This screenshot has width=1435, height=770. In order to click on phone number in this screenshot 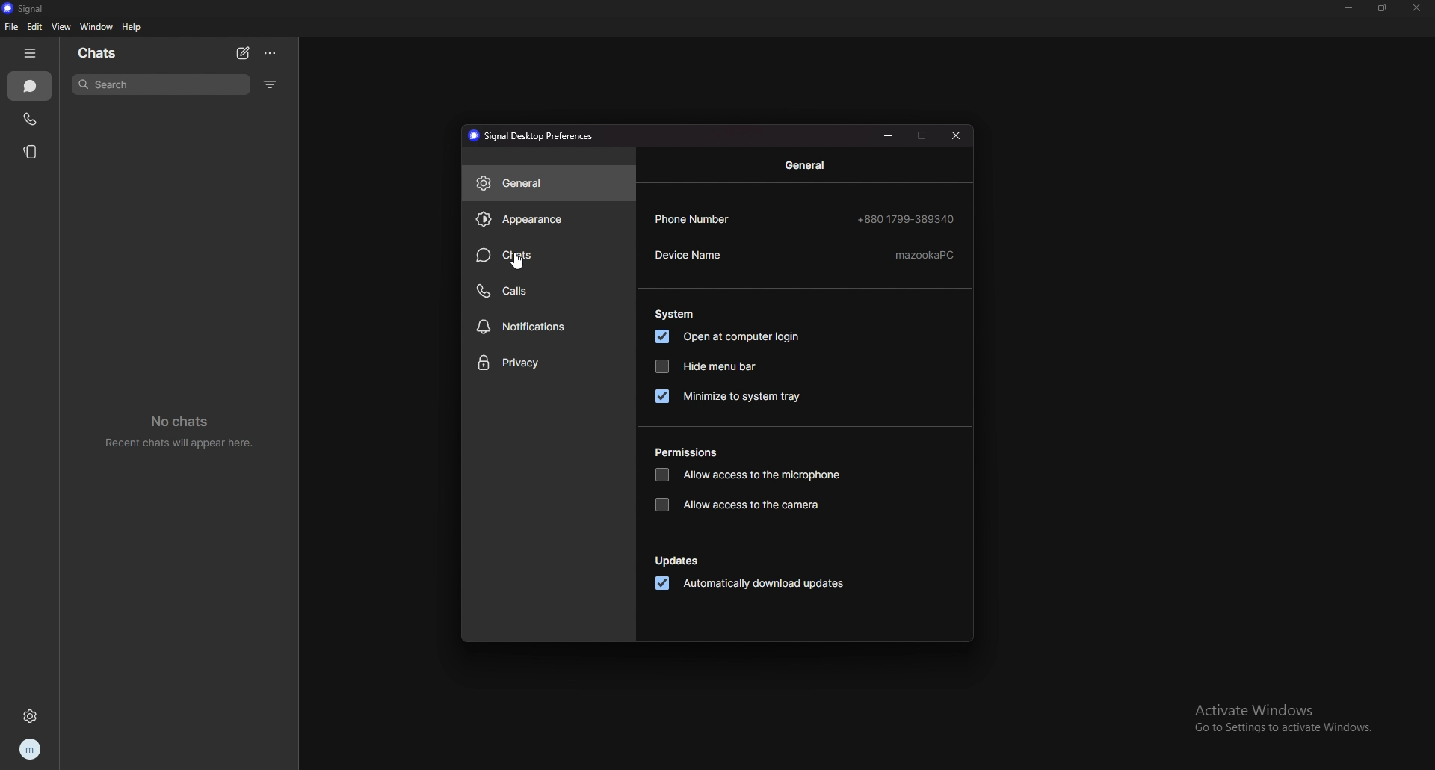, I will do `click(697, 218)`.